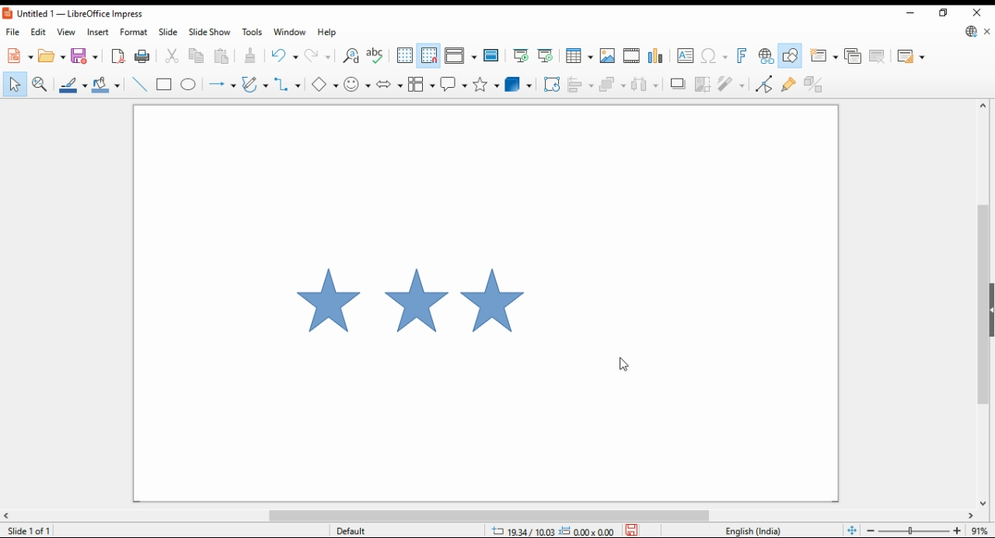 The image size is (995, 538). Describe the element at coordinates (37, 31) in the screenshot. I see `edit` at that location.